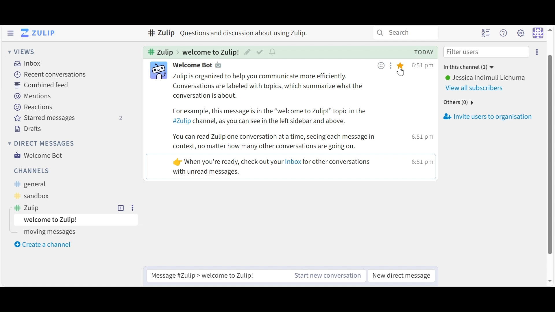 This screenshot has width=555, height=312. Describe the element at coordinates (486, 119) in the screenshot. I see `Invite users to organisation` at that location.